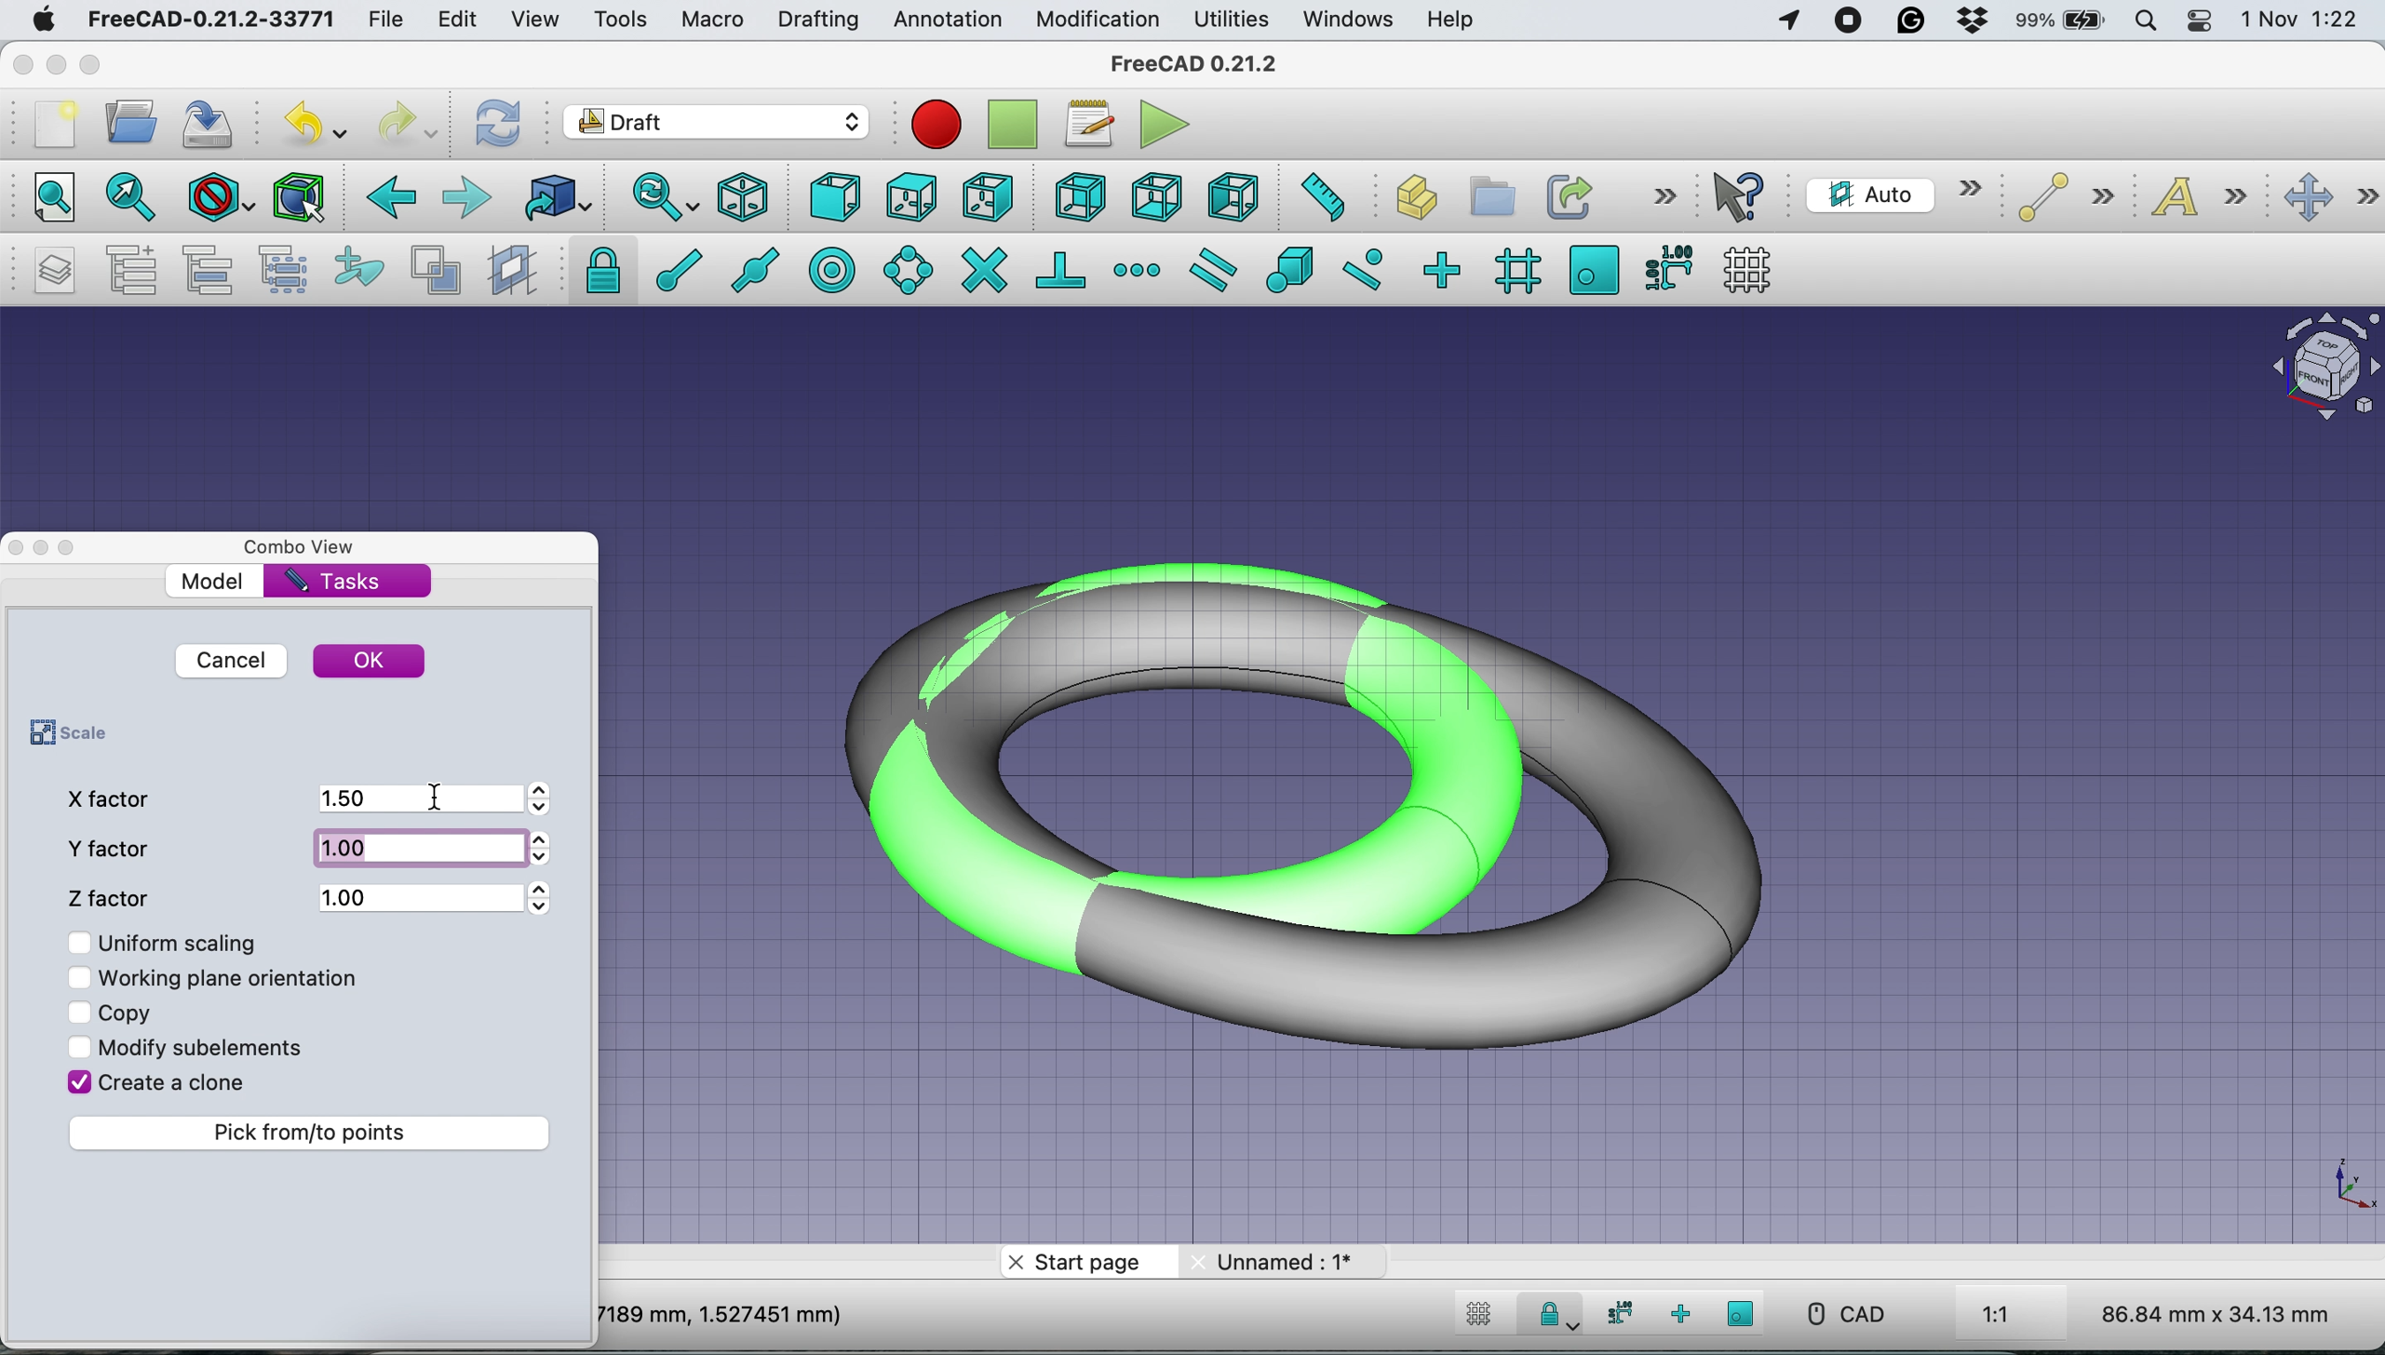 Image resolution: width=2385 pixels, height=1355 pixels. Describe the element at coordinates (1755, 269) in the screenshot. I see `toggle grid` at that location.